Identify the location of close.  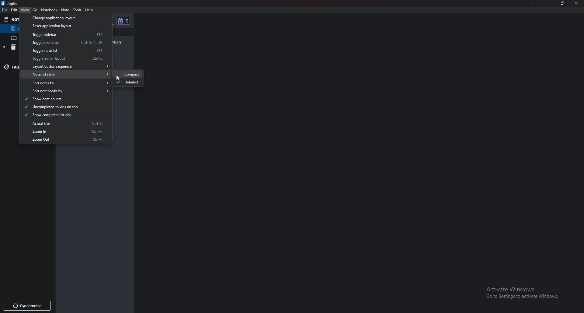
(577, 3).